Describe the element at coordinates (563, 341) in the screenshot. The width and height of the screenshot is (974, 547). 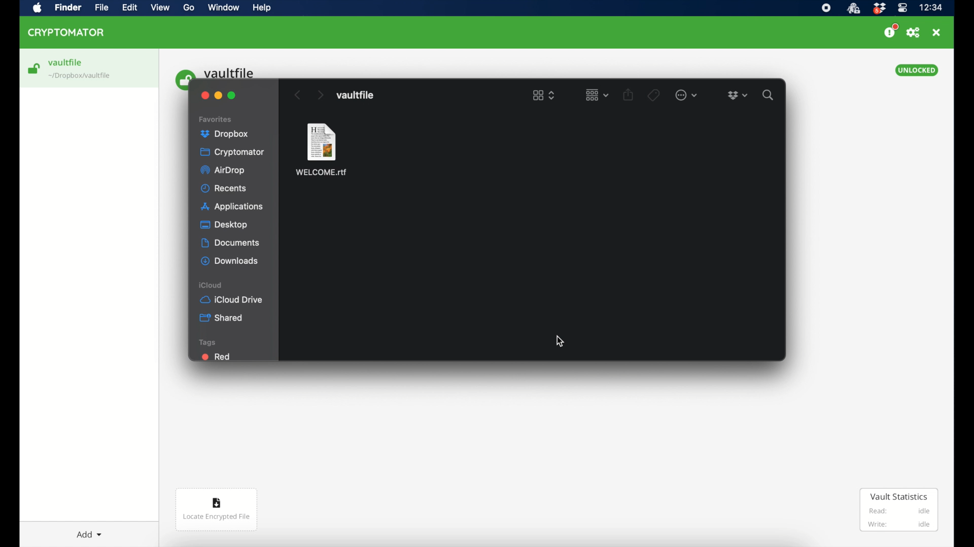
I see `cursor` at that location.